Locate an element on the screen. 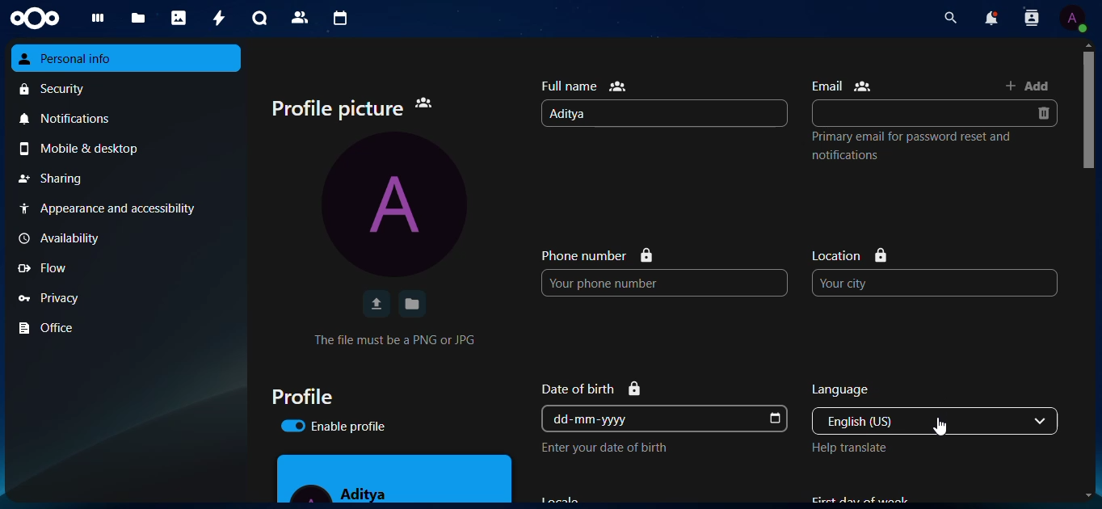 This screenshot has height=509, width=1102. notifications is located at coordinates (73, 120).